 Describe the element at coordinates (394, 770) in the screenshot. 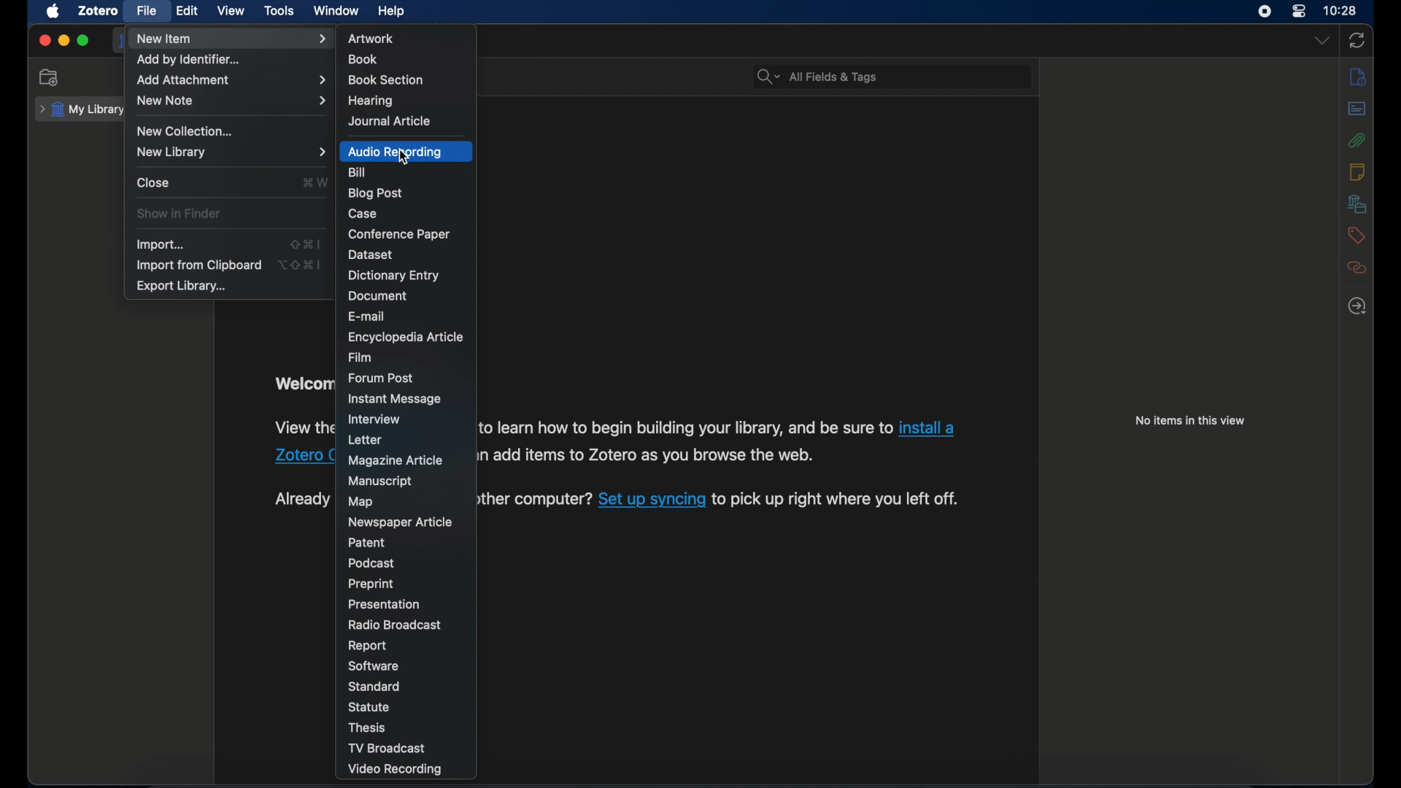

I see `video recording` at that location.